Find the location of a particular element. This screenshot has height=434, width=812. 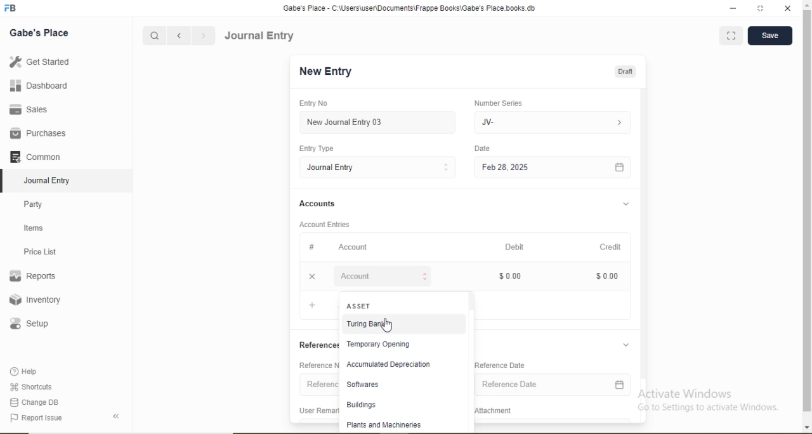

JV- is located at coordinates (490, 122).